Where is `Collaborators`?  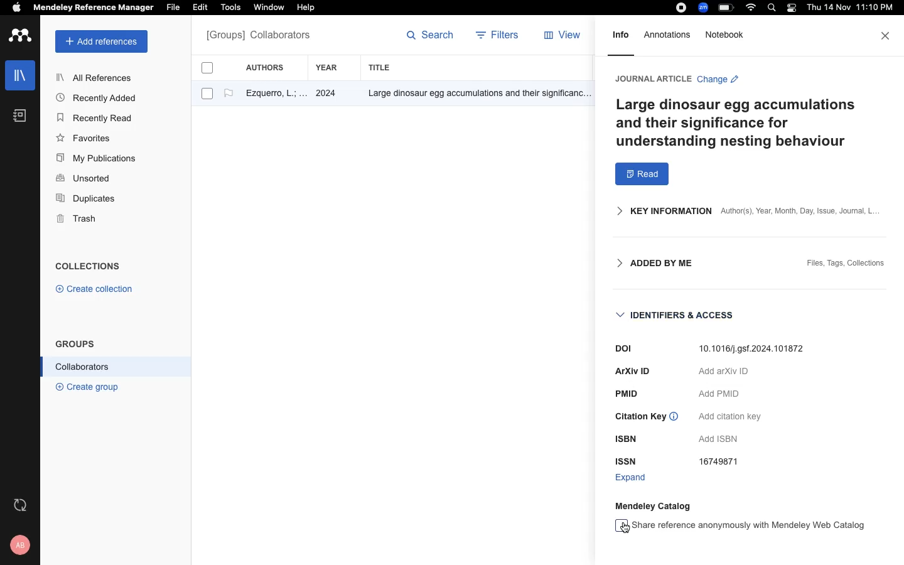
Collaborators is located at coordinates (83, 367).